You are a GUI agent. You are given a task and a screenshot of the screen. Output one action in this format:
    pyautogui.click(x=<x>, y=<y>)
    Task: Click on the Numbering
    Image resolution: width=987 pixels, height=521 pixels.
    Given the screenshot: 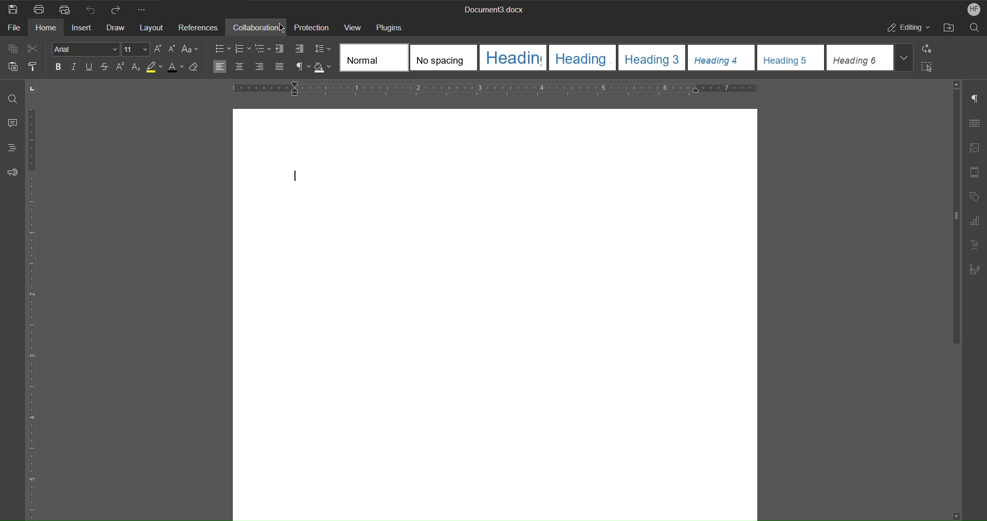 What is the action you would take?
    pyautogui.click(x=243, y=47)
    